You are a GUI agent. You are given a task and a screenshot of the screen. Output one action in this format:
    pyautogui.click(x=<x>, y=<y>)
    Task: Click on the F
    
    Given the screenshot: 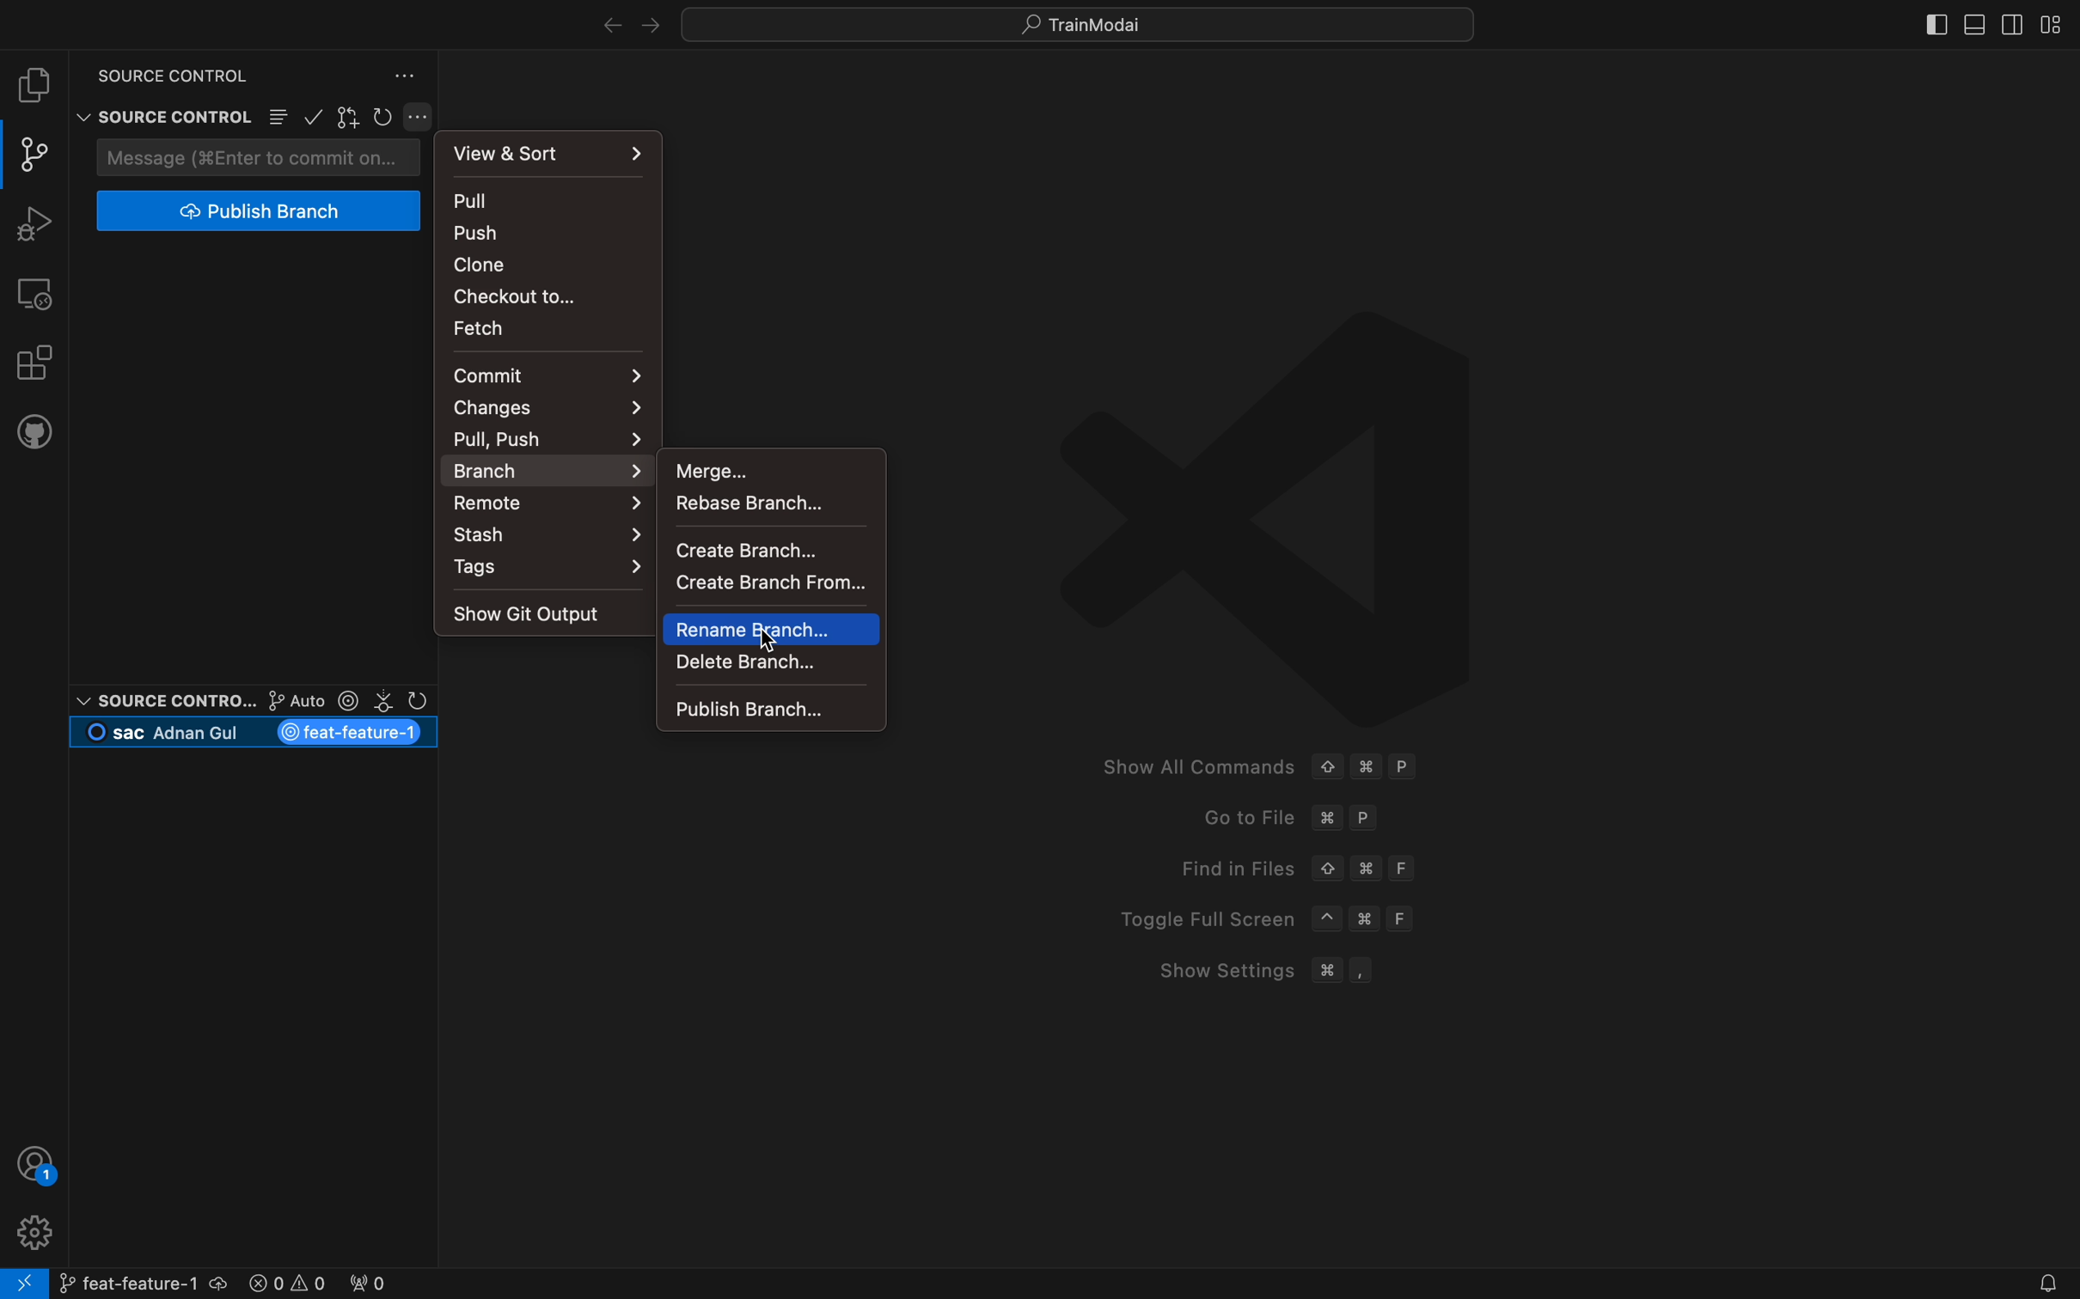 What is the action you would take?
    pyautogui.click(x=1406, y=918)
    